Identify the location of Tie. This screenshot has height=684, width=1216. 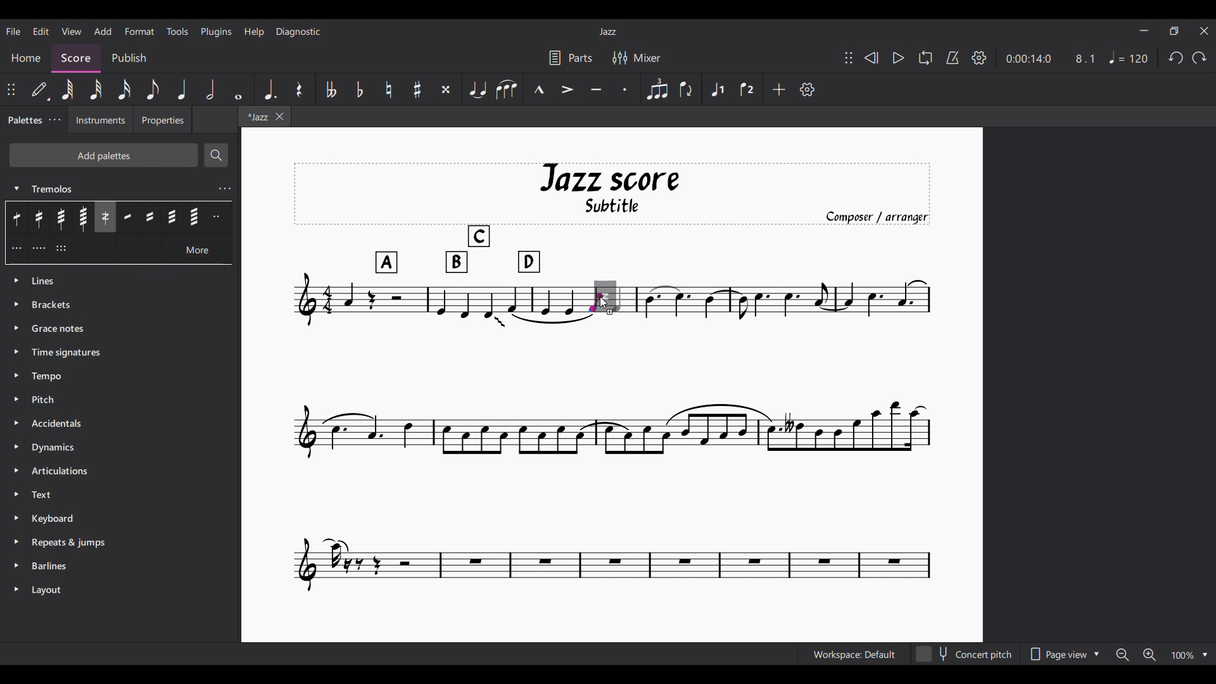
(478, 89).